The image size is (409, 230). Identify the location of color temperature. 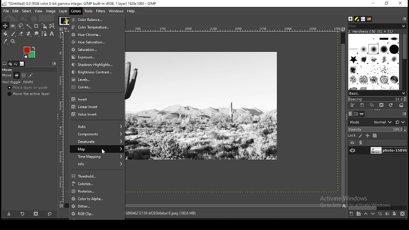
(91, 27).